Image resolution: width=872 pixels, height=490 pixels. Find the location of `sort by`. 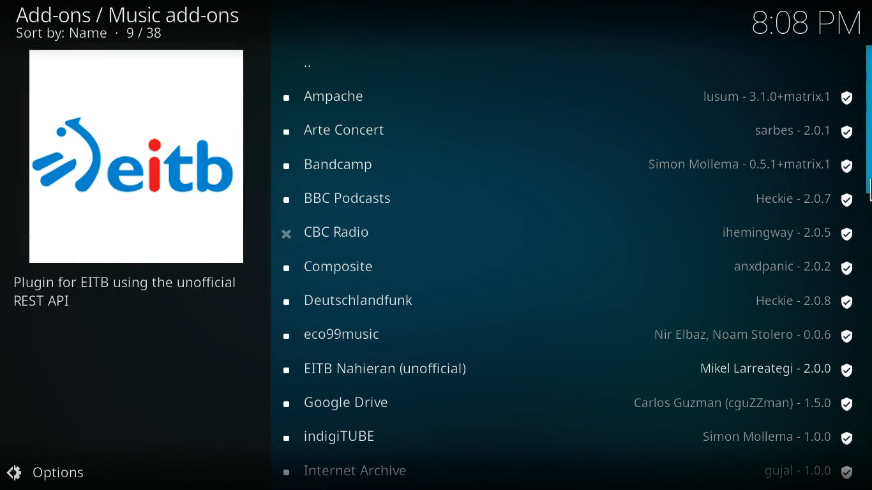

sort by is located at coordinates (98, 34).